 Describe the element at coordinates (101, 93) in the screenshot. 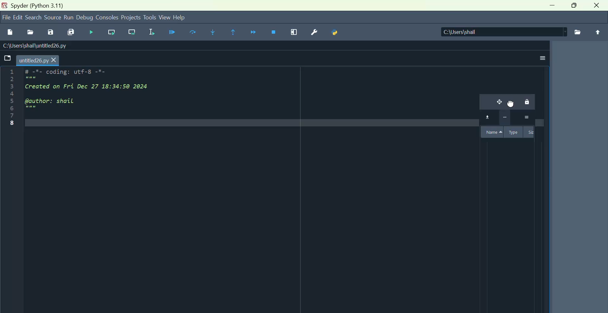

I see `# -*- coding: utf-8 -*-
Created on Fri Dec 27 18:34:50 2024
@author: shail` at that location.